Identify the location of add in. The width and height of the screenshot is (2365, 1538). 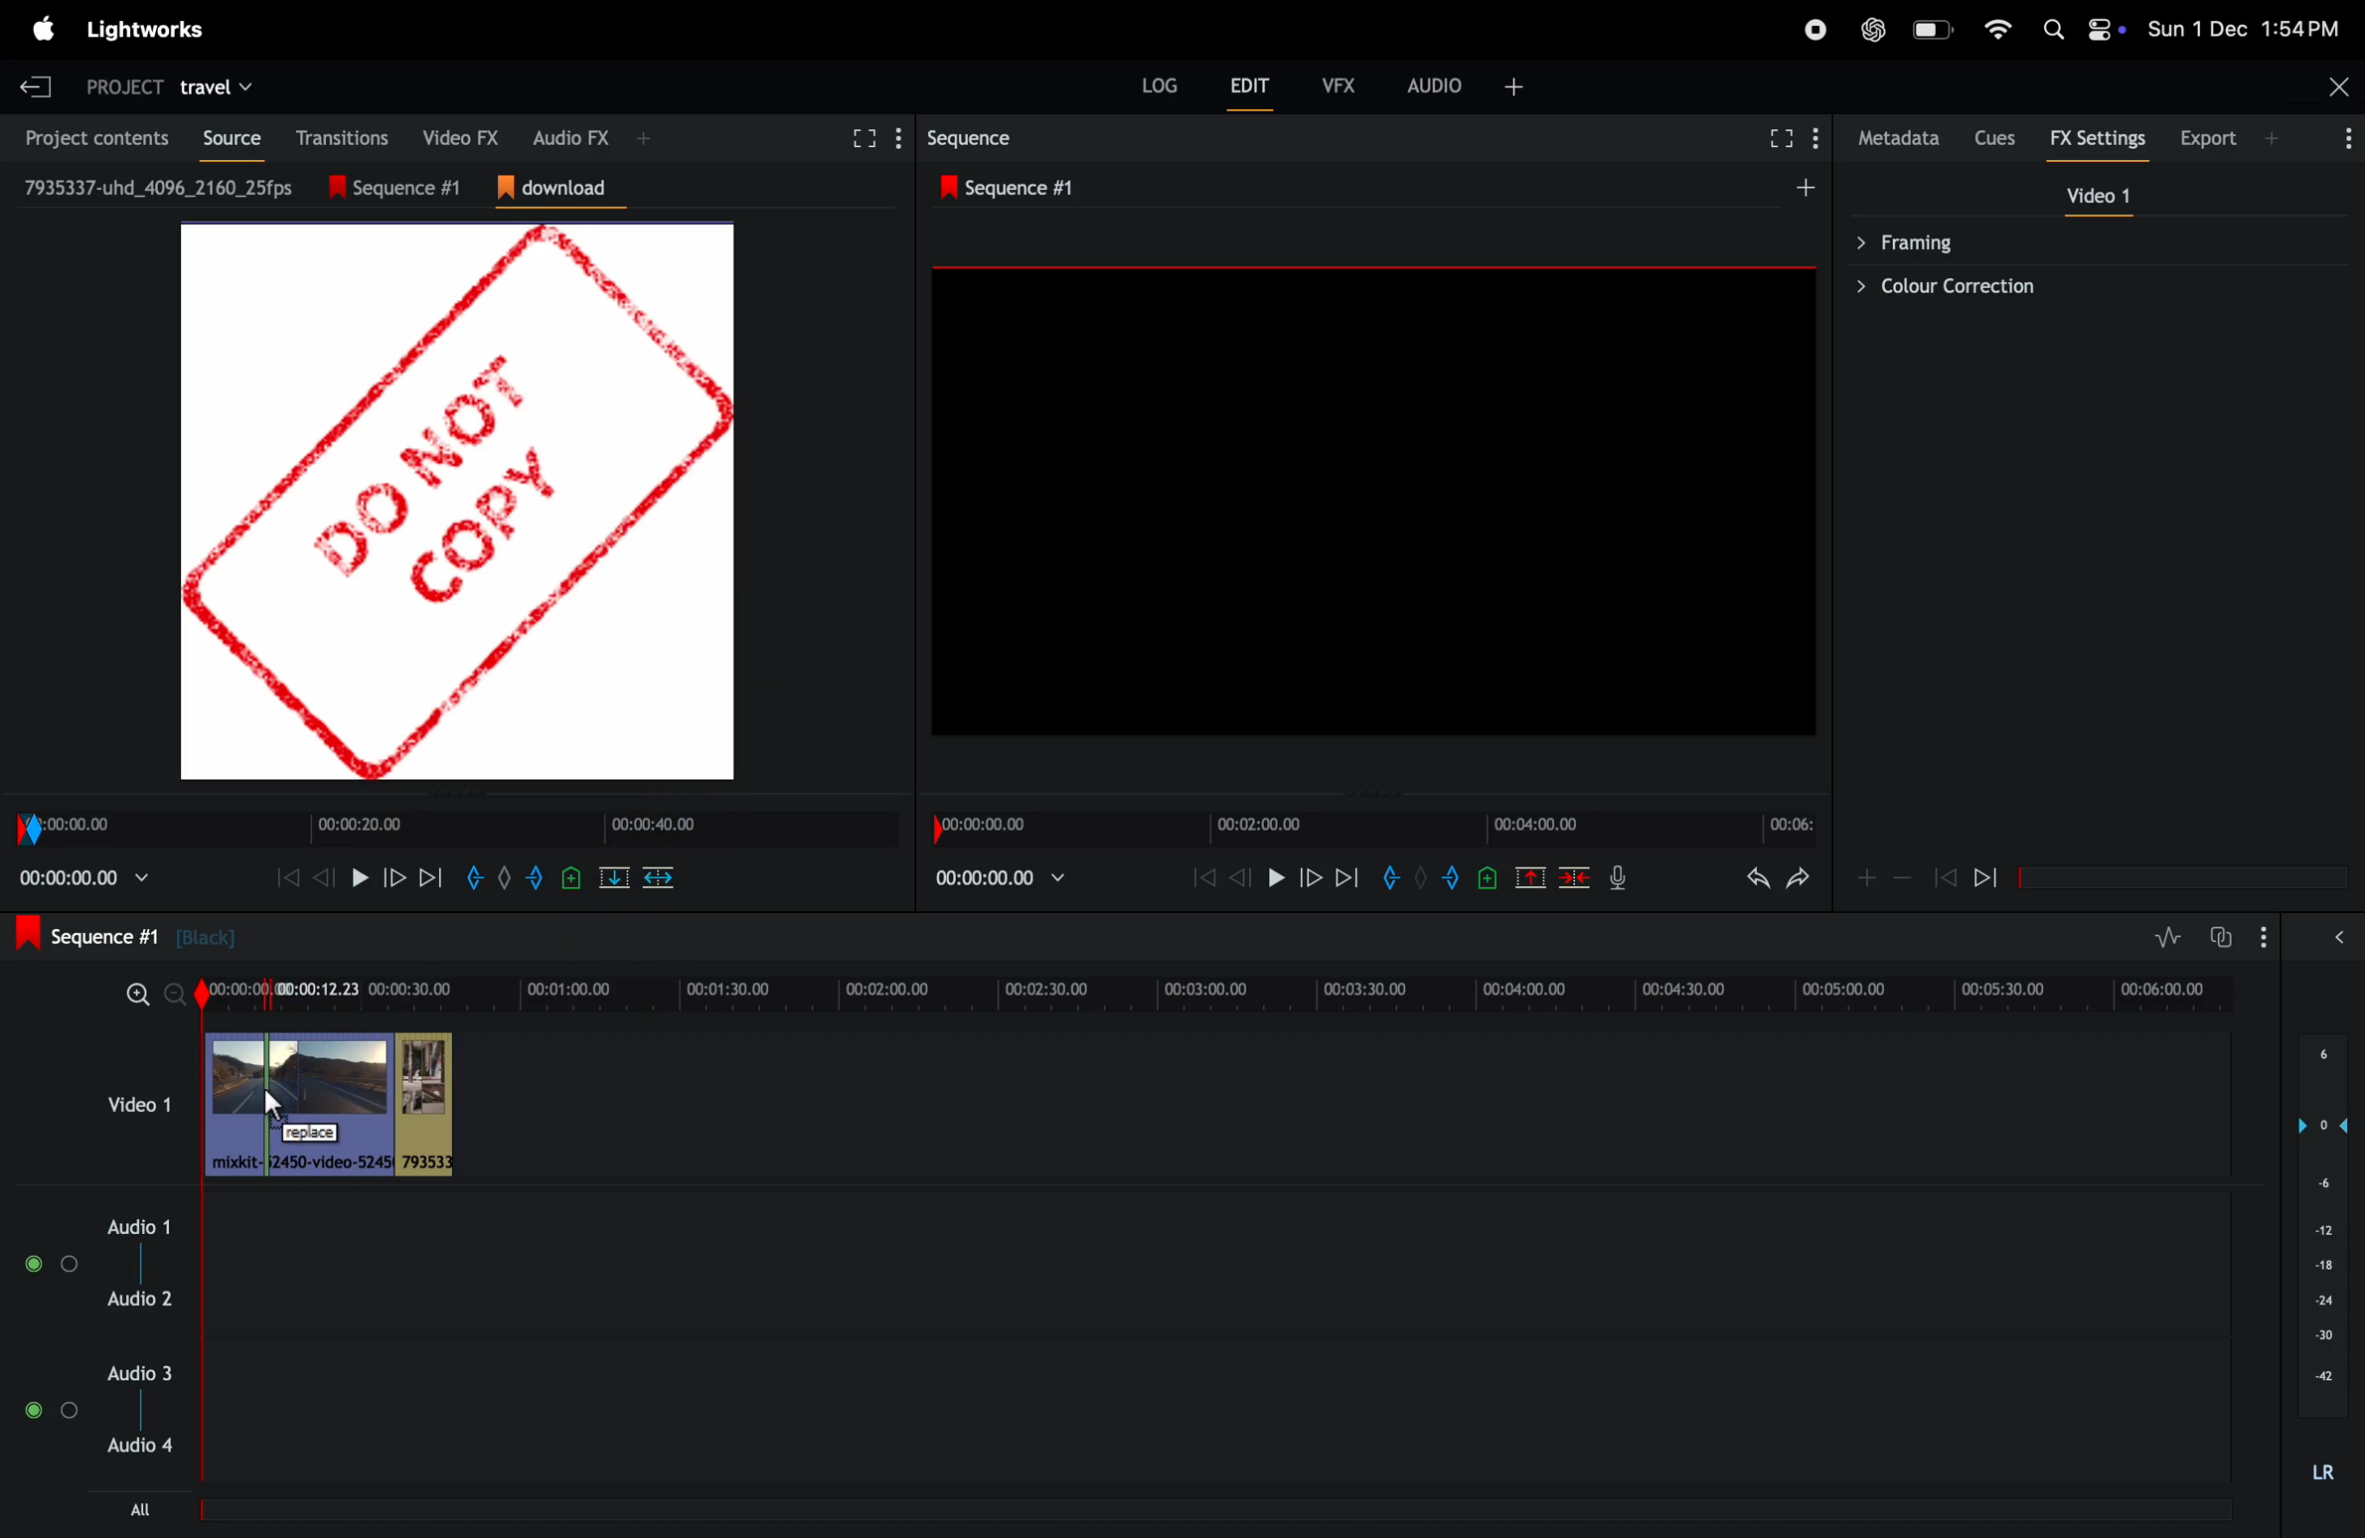
(1388, 876).